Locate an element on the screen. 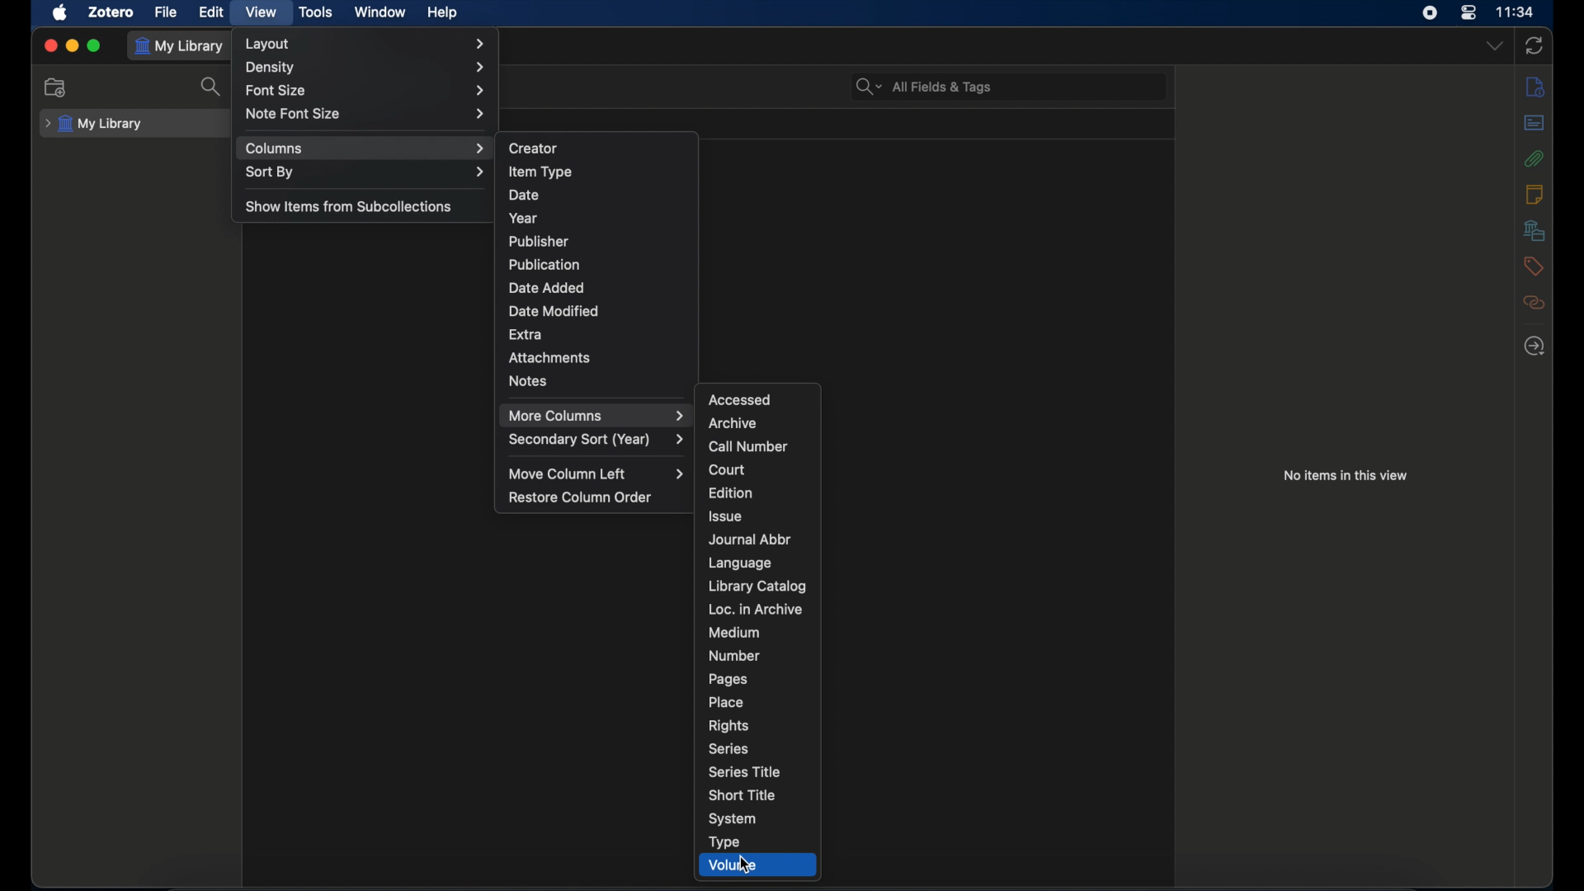 Image resolution: width=1584 pixels, height=891 pixels. column is located at coordinates (365, 148).